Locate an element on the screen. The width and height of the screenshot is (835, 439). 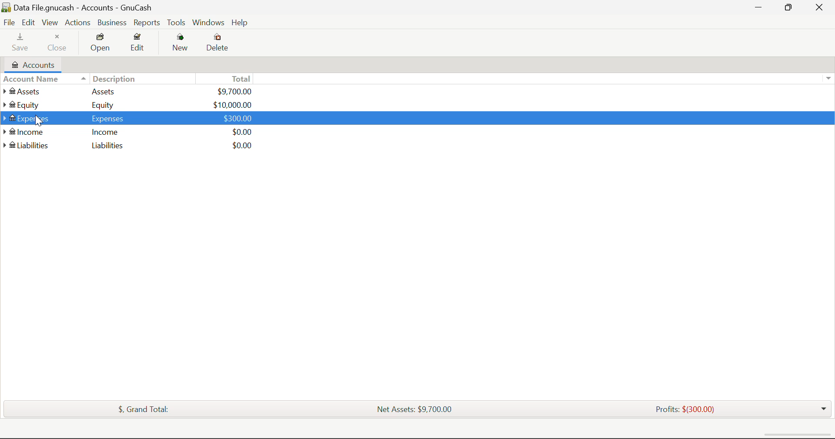
Accounts is located at coordinates (31, 65).